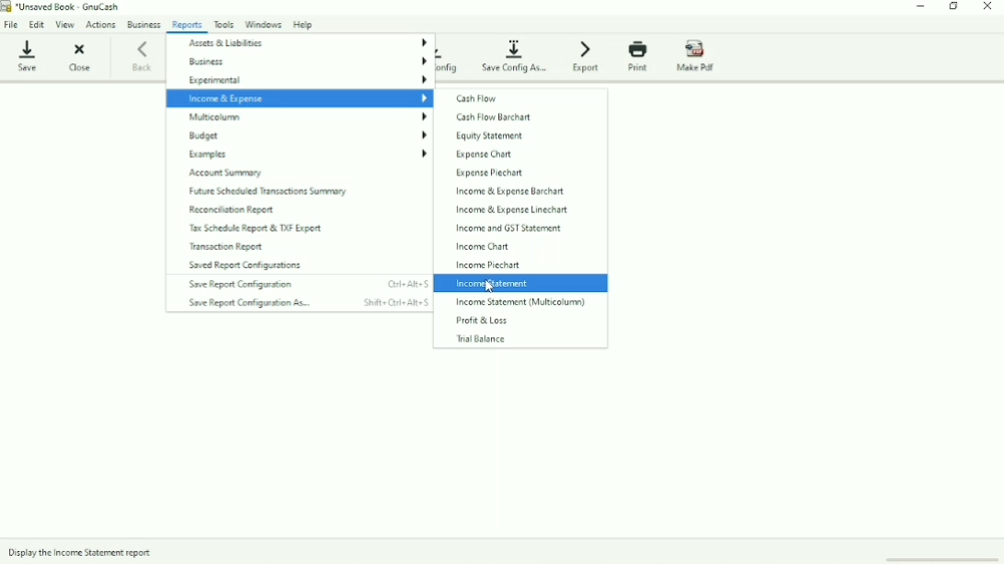  I want to click on Help, so click(304, 24).